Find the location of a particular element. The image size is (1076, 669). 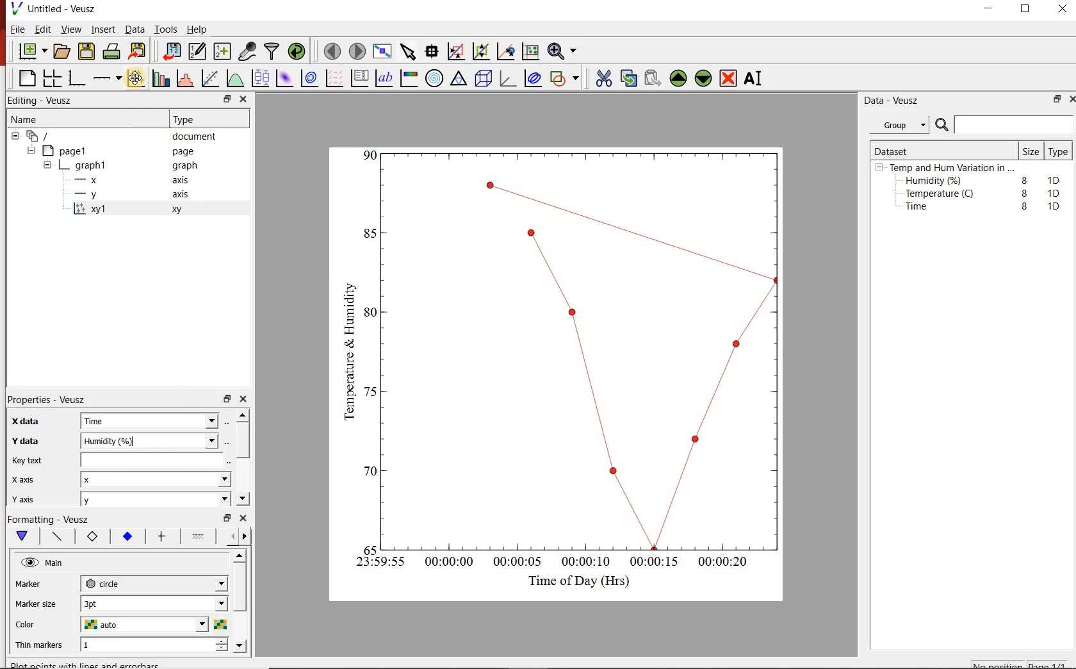

scroll bar is located at coordinates (241, 600).